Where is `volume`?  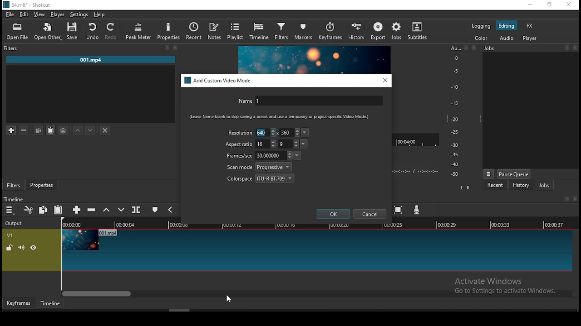
volume is located at coordinates (21, 247).